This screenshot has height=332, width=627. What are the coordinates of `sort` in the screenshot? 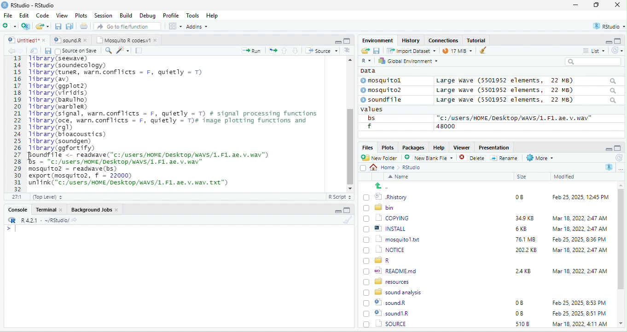 It's located at (347, 50).